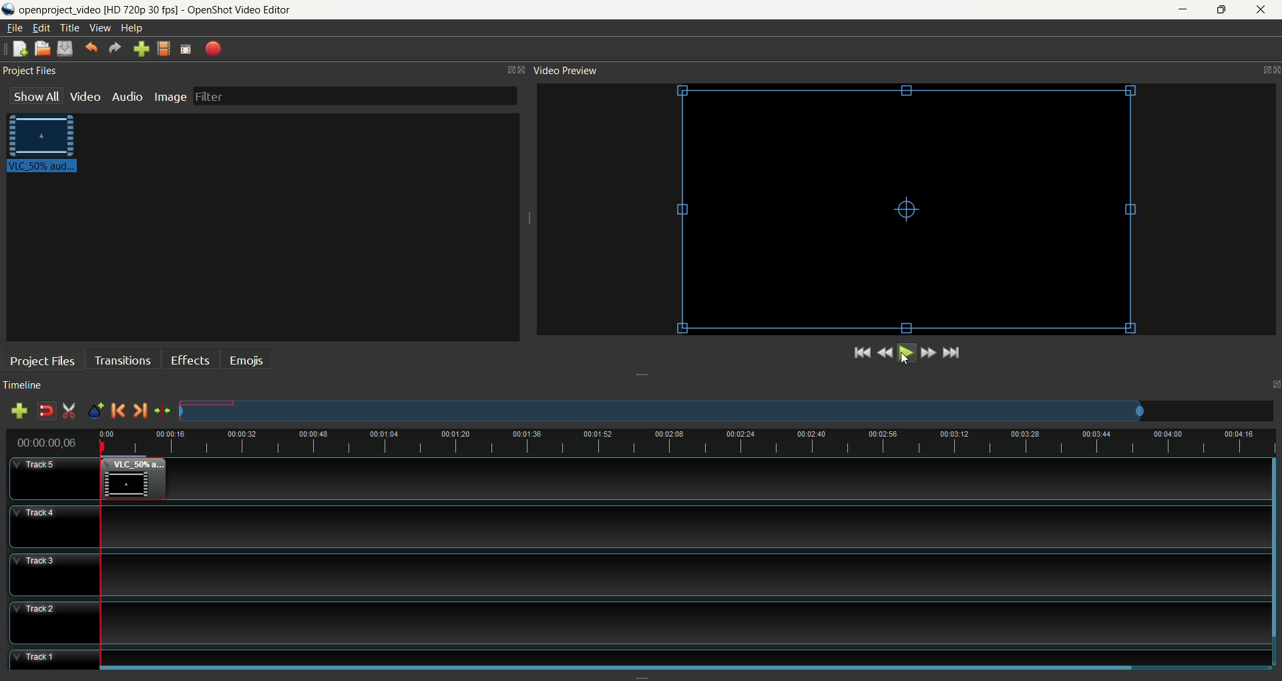 Image resolution: width=1282 pixels, height=681 pixels. What do you see at coordinates (54, 526) in the screenshot?
I see `track4` at bounding box center [54, 526].